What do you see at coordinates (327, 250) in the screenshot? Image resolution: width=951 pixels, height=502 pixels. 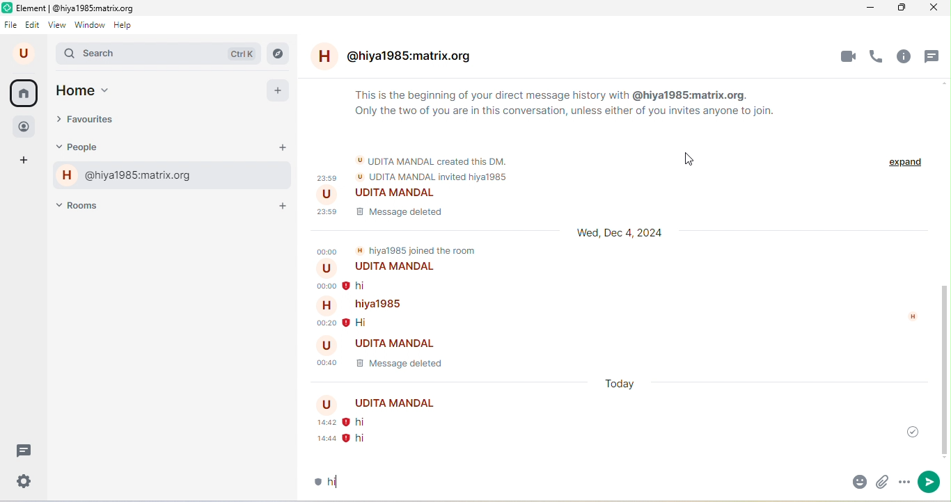 I see `00.00` at bounding box center [327, 250].